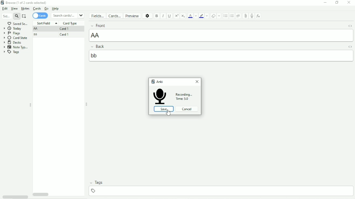 The height and width of the screenshot is (199, 355). Describe the element at coordinates (31, 105) in the screenshot. I see `Resize` at that location.